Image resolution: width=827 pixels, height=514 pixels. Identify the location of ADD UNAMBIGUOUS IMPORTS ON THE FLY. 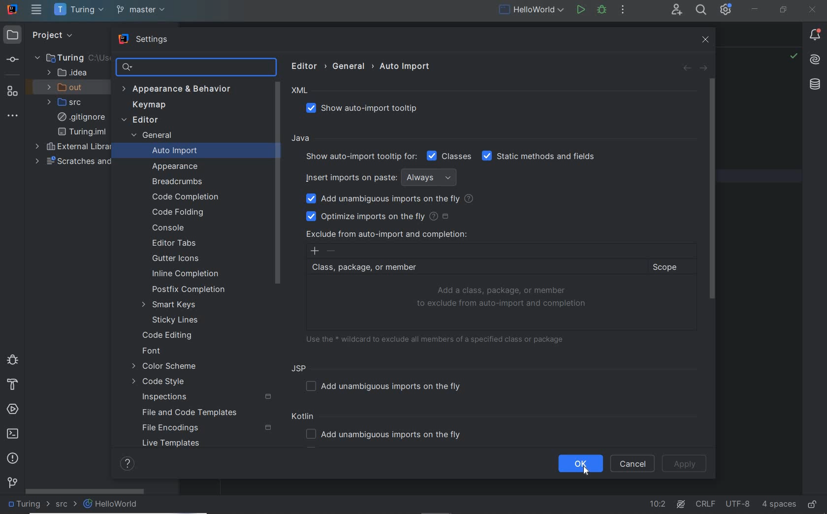
(387, 435).